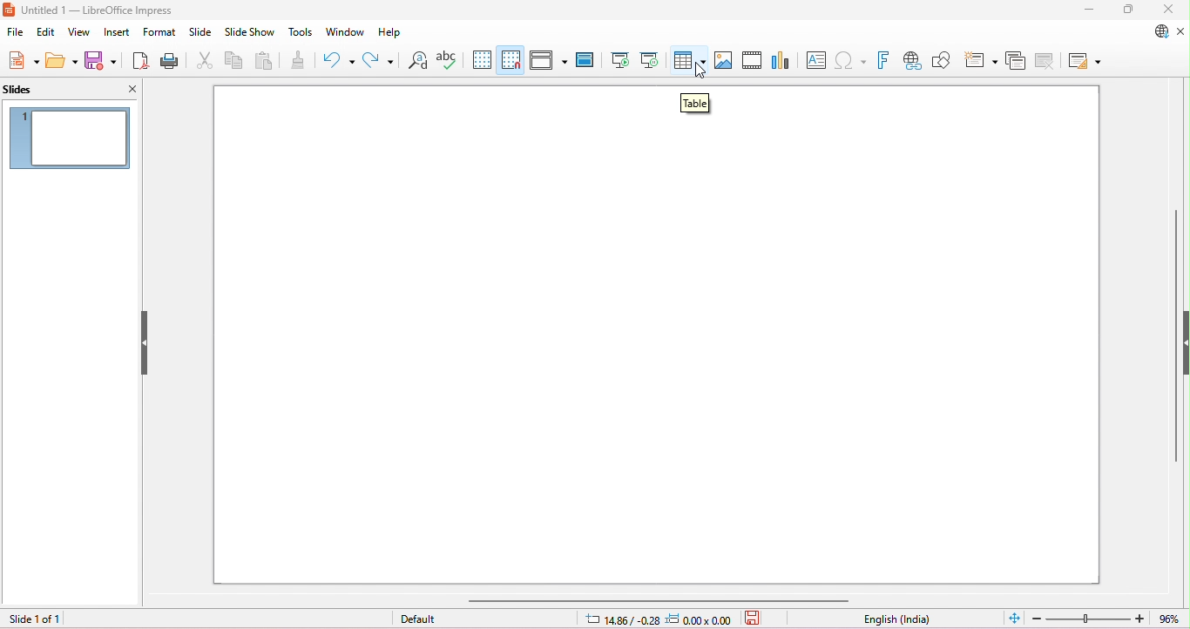  I want to click on print, so click(172, 62).